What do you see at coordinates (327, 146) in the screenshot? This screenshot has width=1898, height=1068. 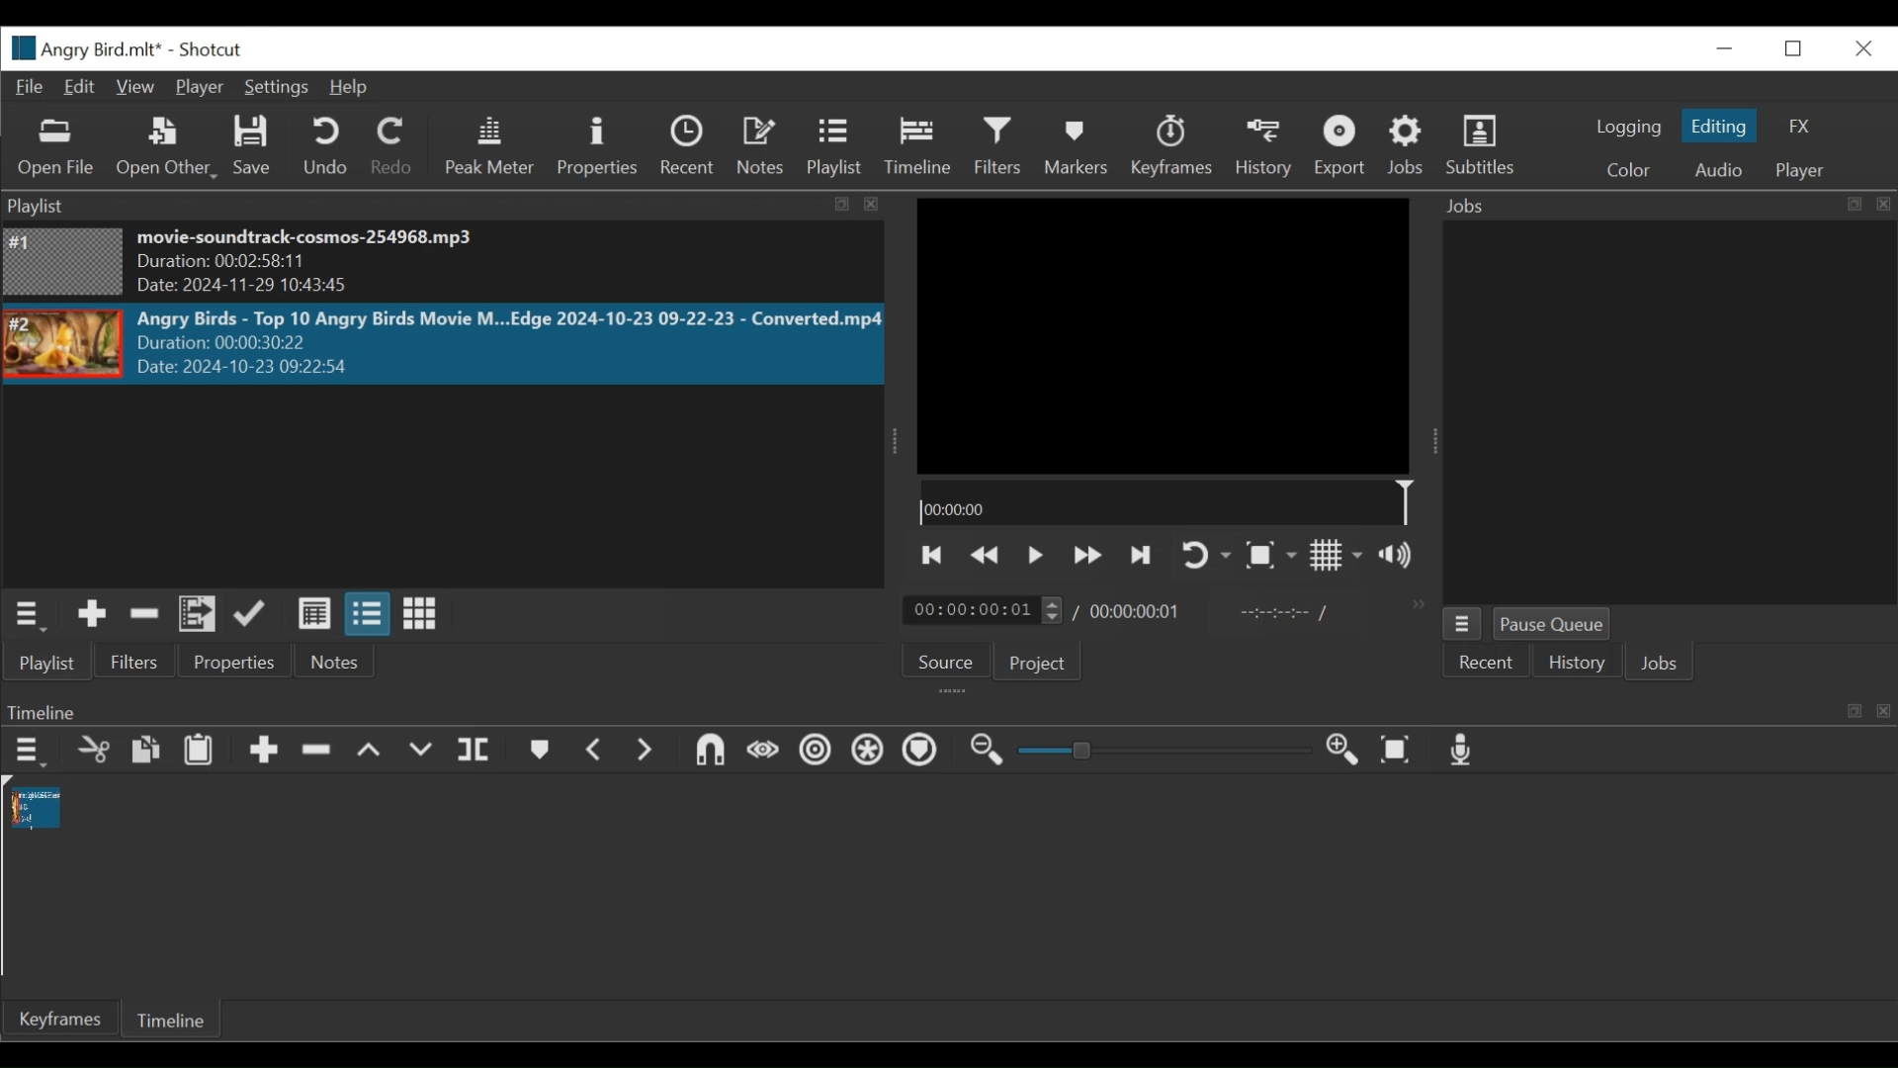 I see `Undo` at bounding box center [327, 146].